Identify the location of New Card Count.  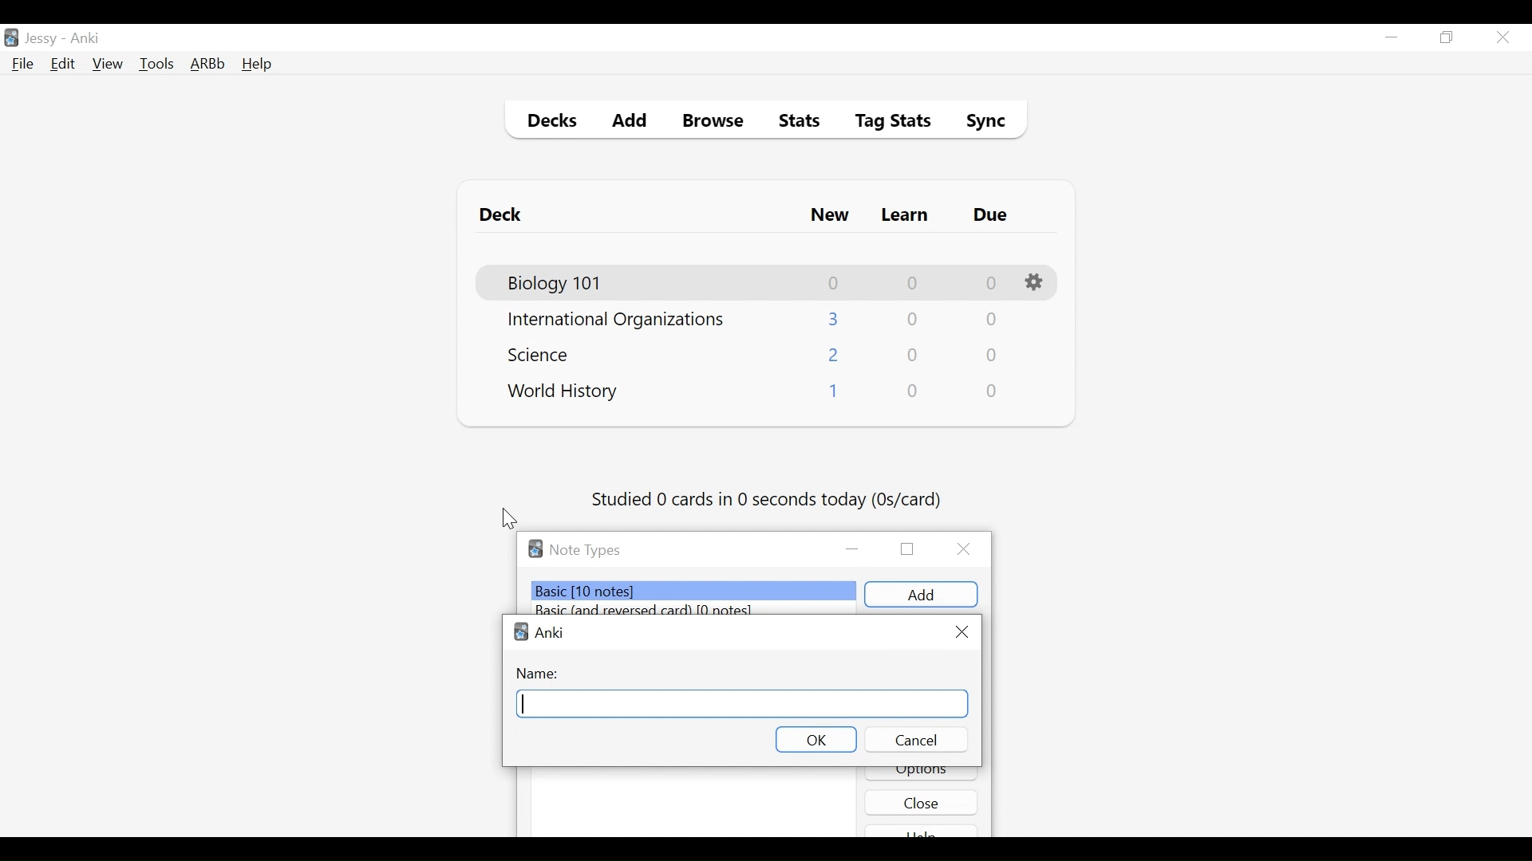
(835, 356).